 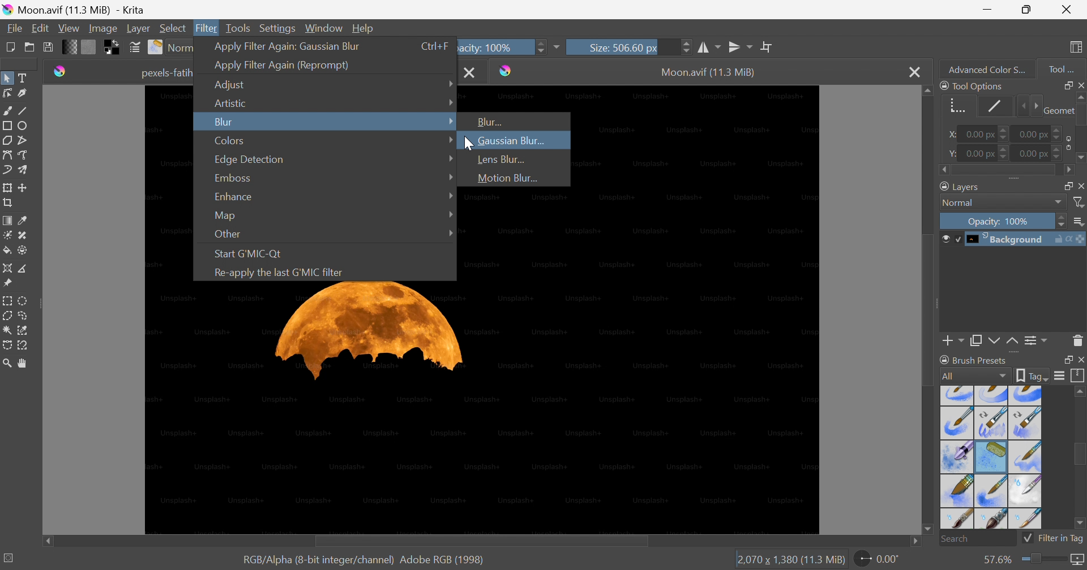 What do you see at coordinates (343, 120) in the screenshot?
I see `Selected option` at bounding box center [343, 120].